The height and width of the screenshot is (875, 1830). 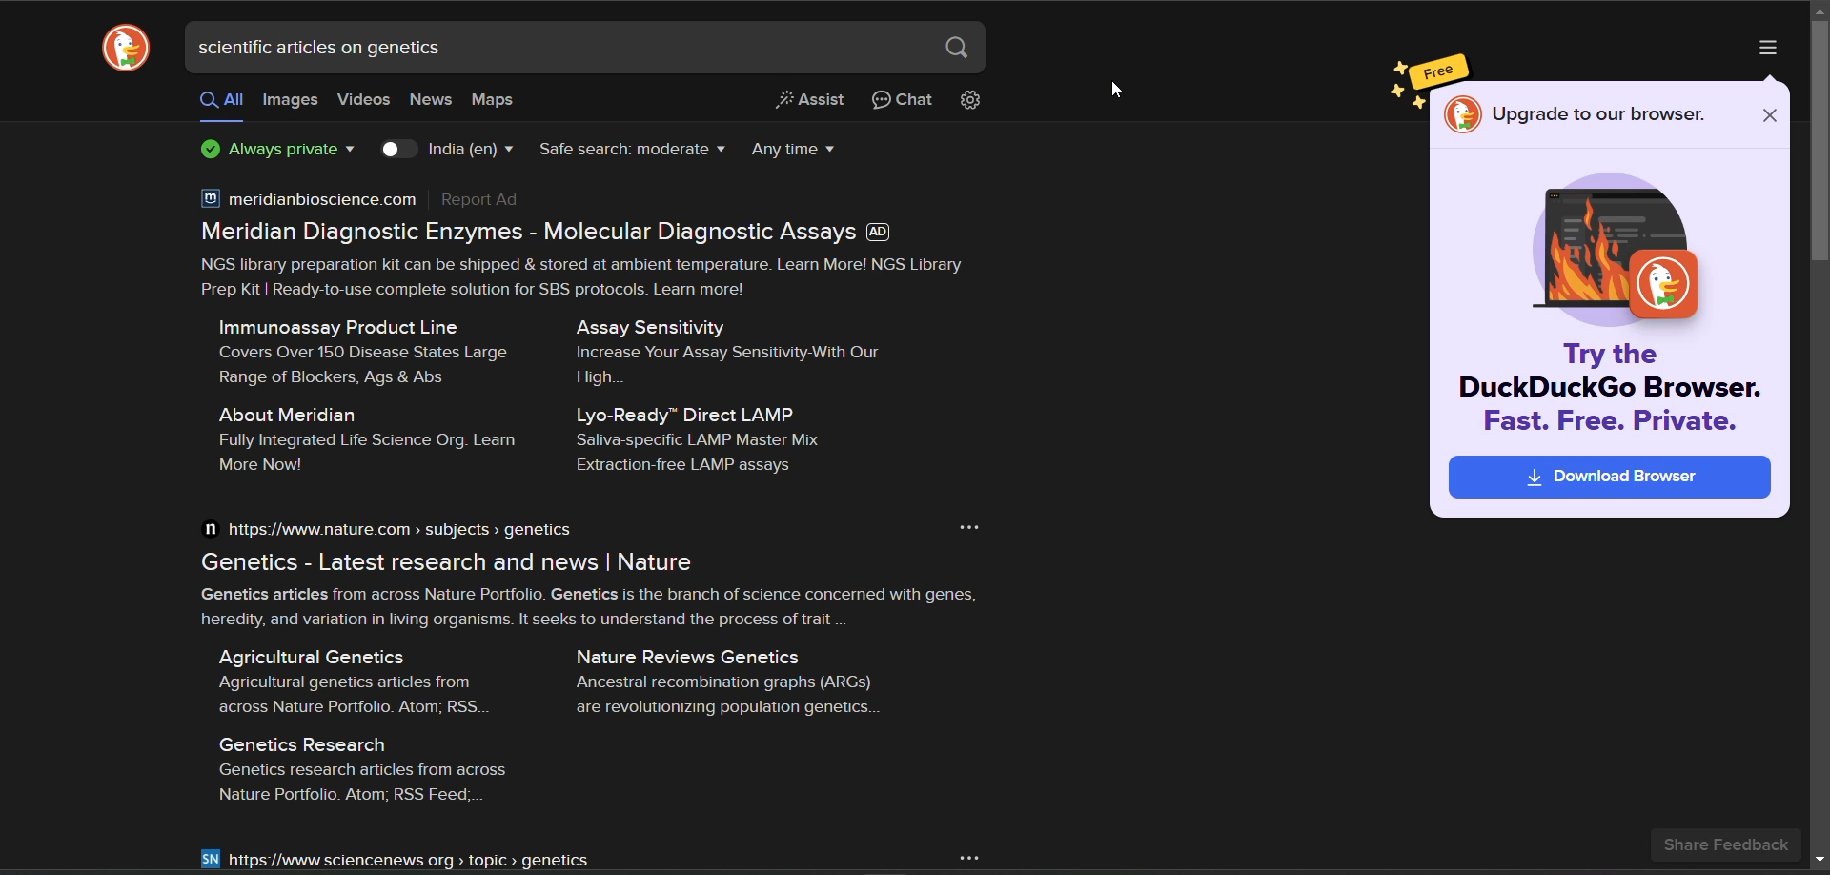 I want to click on About Meridian
Fully Integrated Life Science Org. Learn
More Now!, so click(x=354, y=437).